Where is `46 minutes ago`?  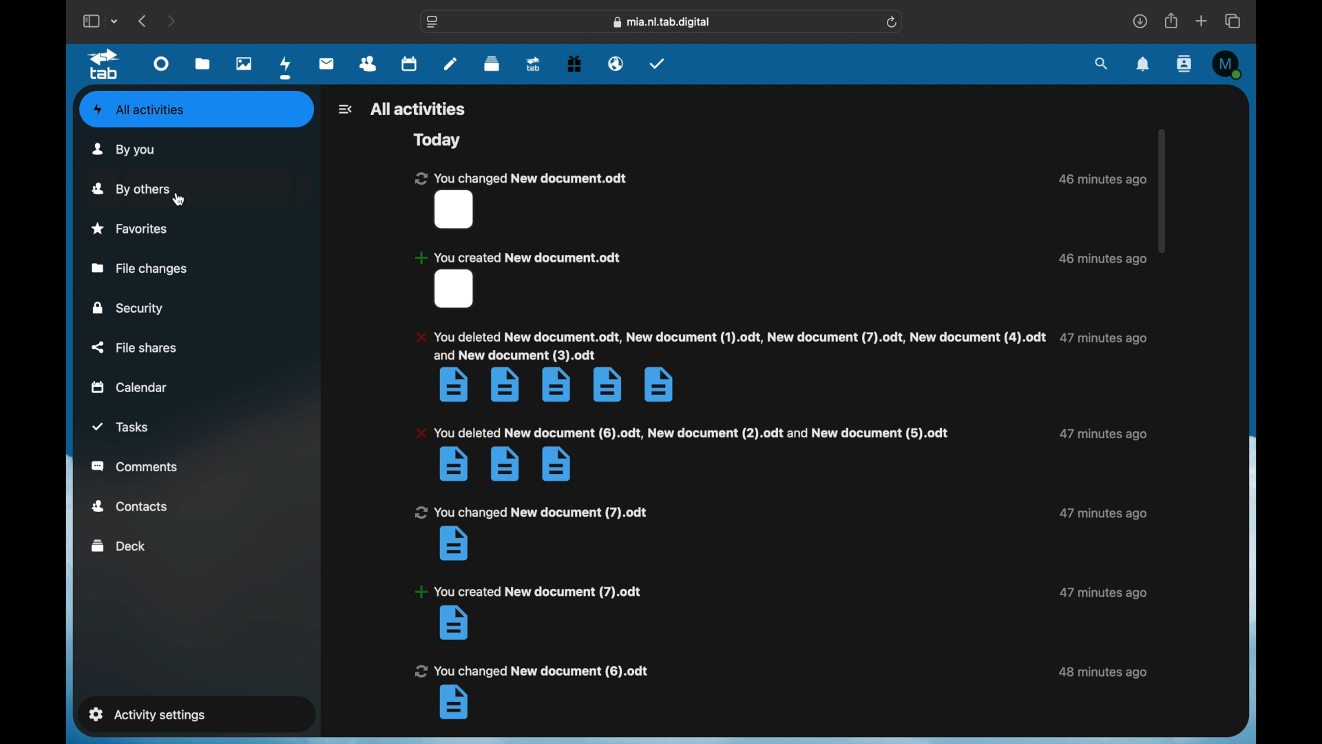 46 minutes ago is located at coordinates (1100, 180).